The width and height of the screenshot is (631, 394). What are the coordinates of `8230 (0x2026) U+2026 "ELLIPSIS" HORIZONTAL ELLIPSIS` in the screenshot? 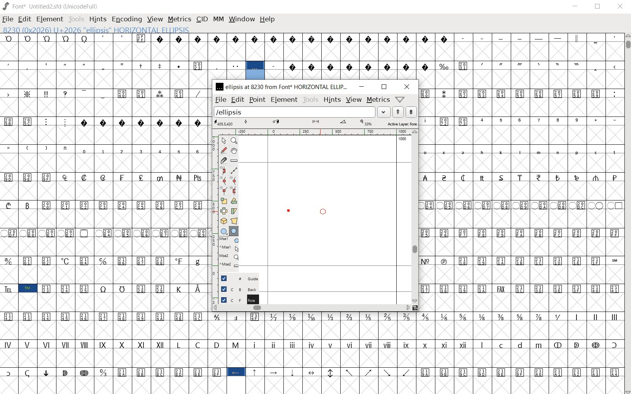 It's located at (122, 29).